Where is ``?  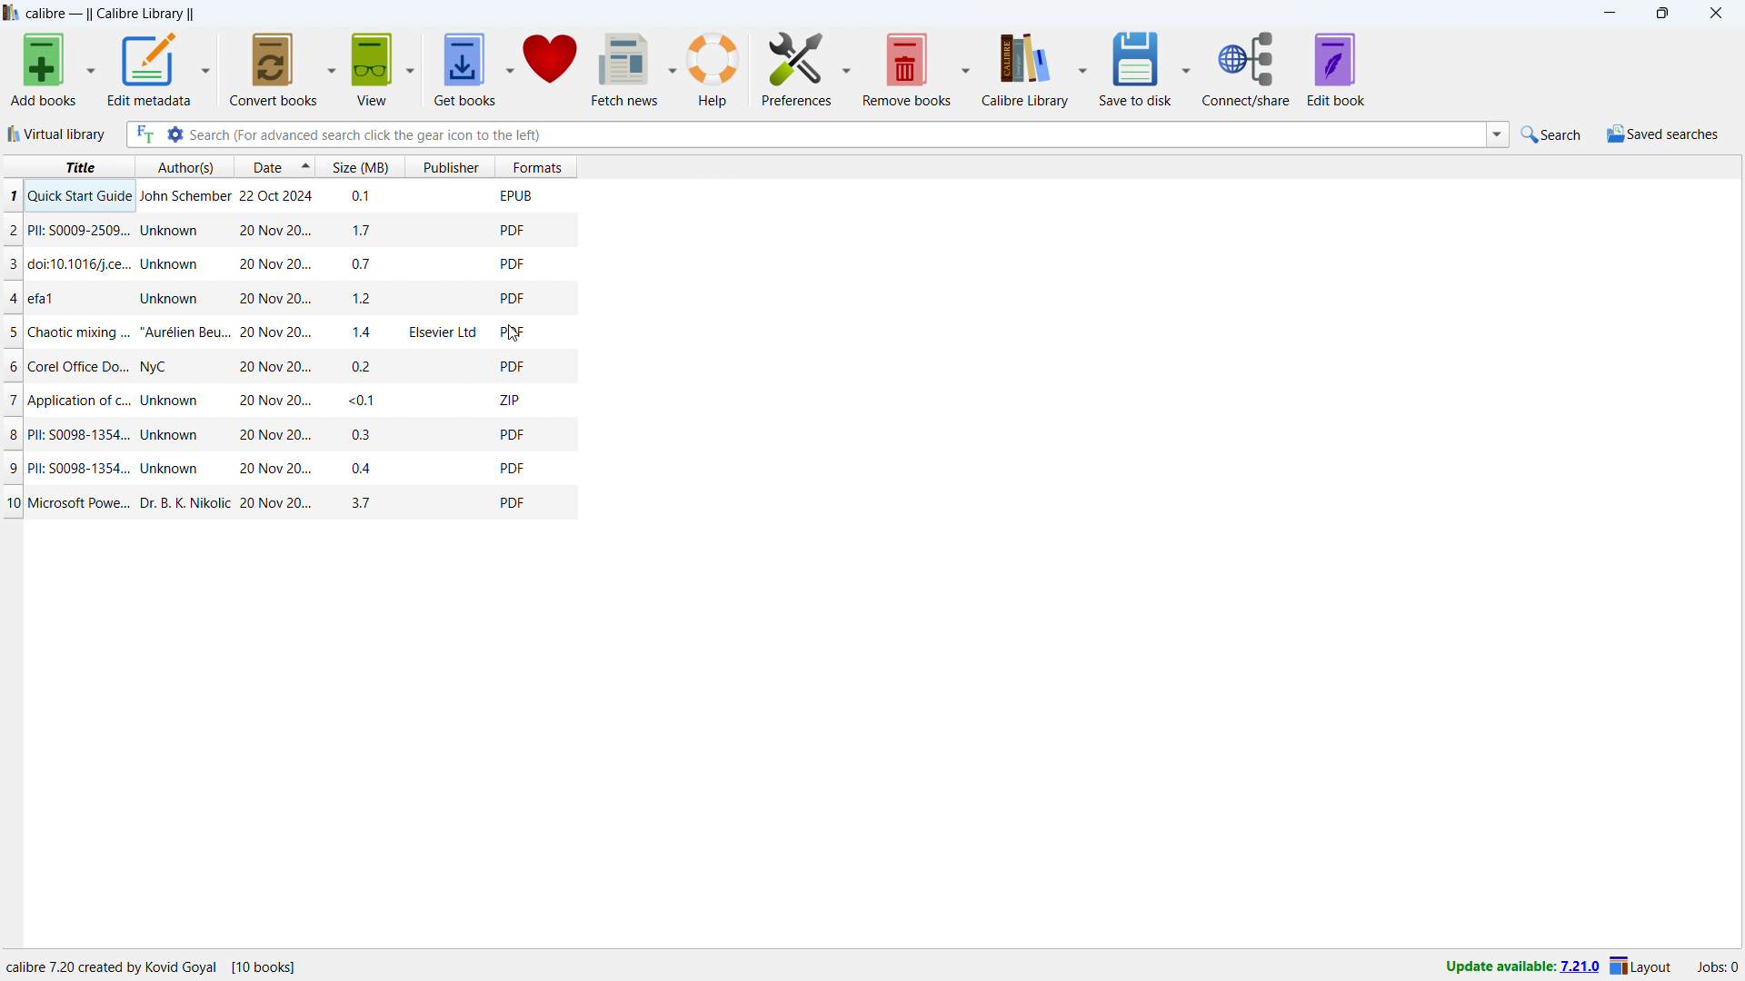
 is located at coordinates (715, 69).